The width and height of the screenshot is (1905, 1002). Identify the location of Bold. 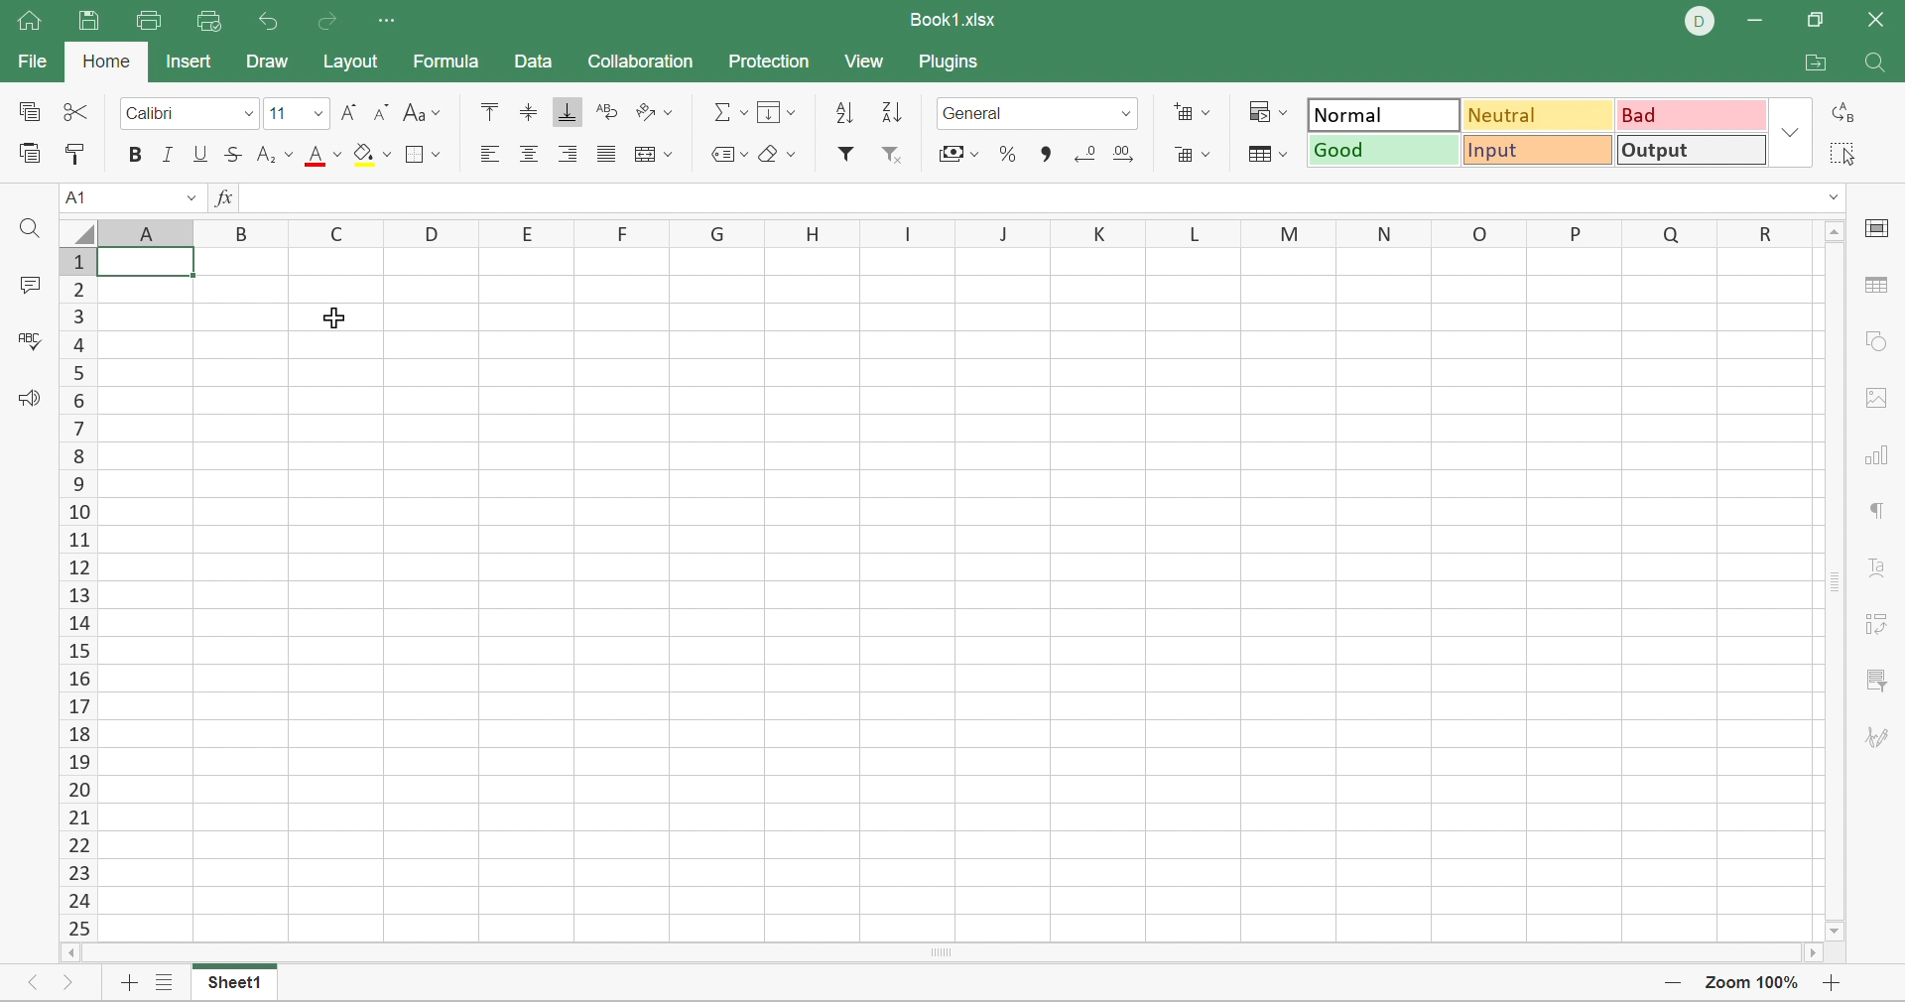
(136, 155).